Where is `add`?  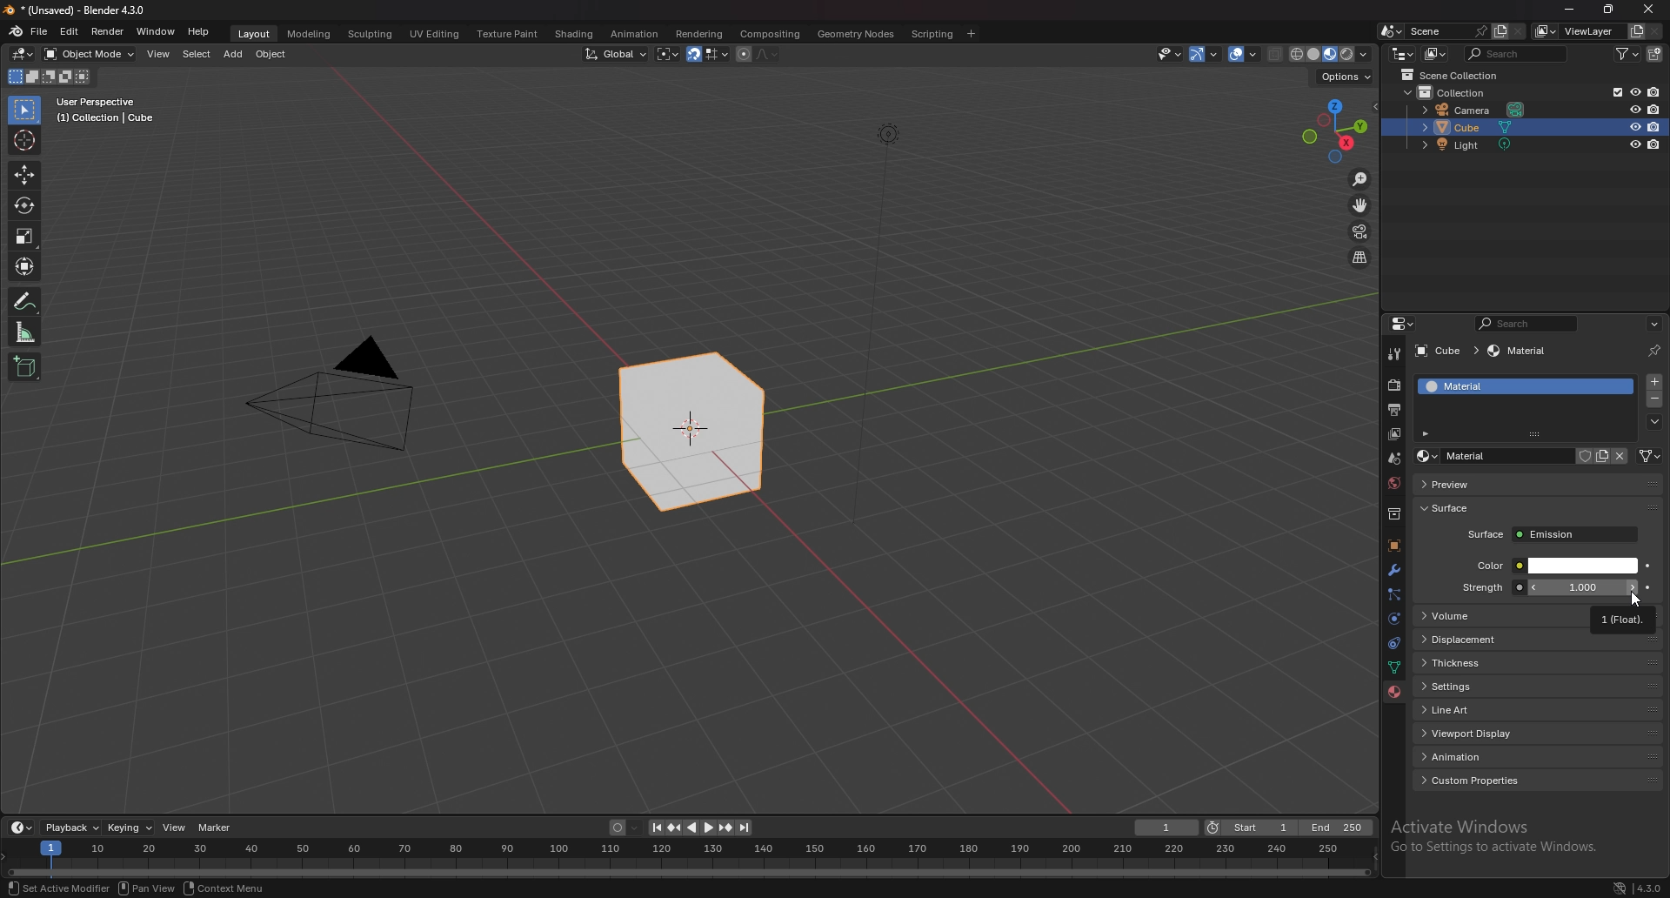 add is located at coordinates (235, 54).